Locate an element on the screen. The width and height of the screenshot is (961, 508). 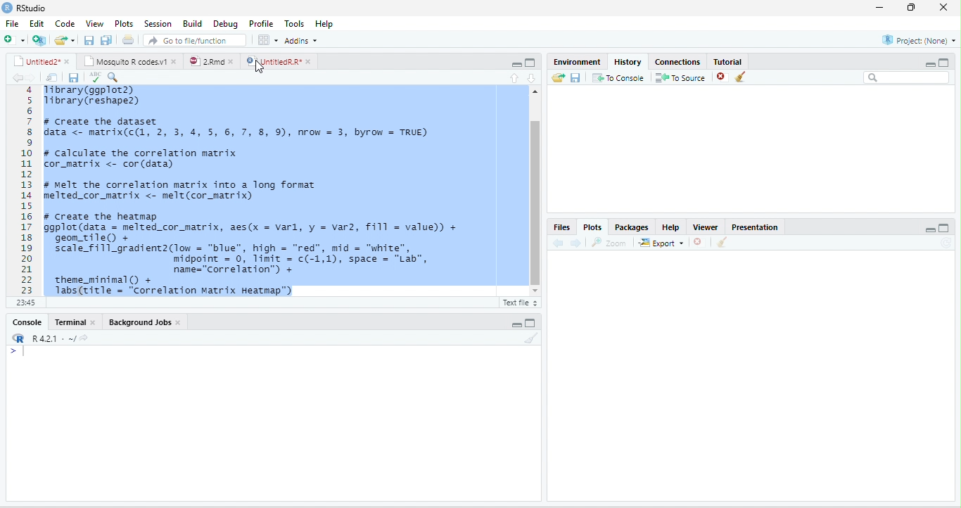
top level is located at coordinates (83, 304).